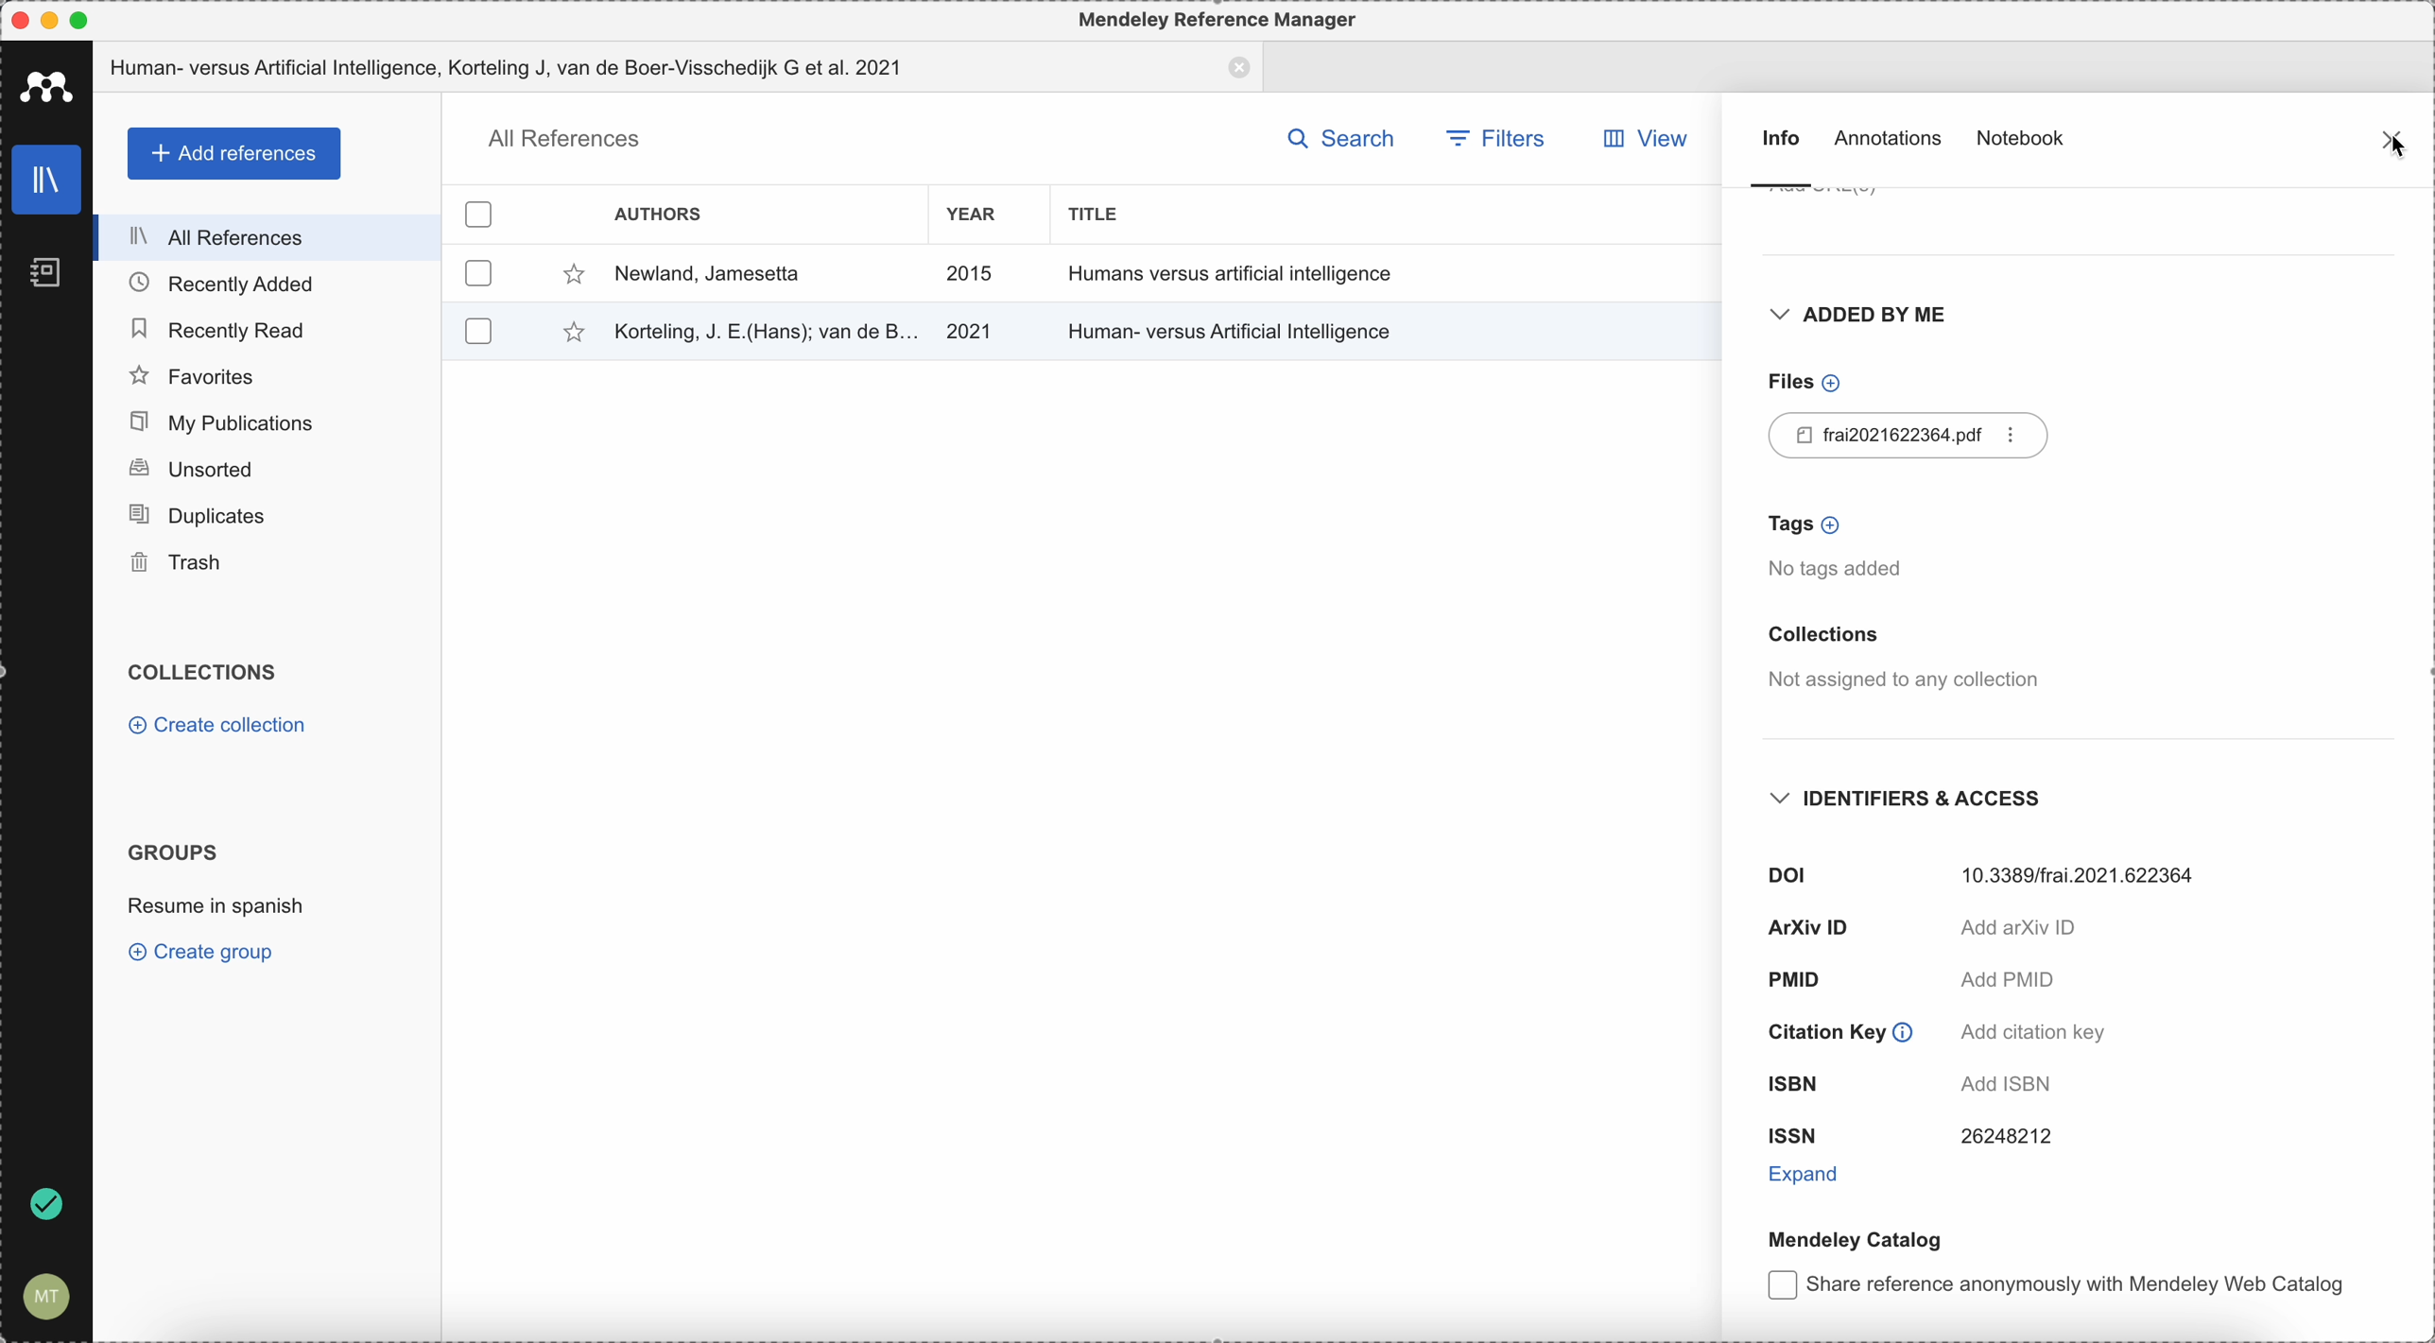  Describe the element at coordinates (267, 284) in the screenshot. I see `recently added` at that location.